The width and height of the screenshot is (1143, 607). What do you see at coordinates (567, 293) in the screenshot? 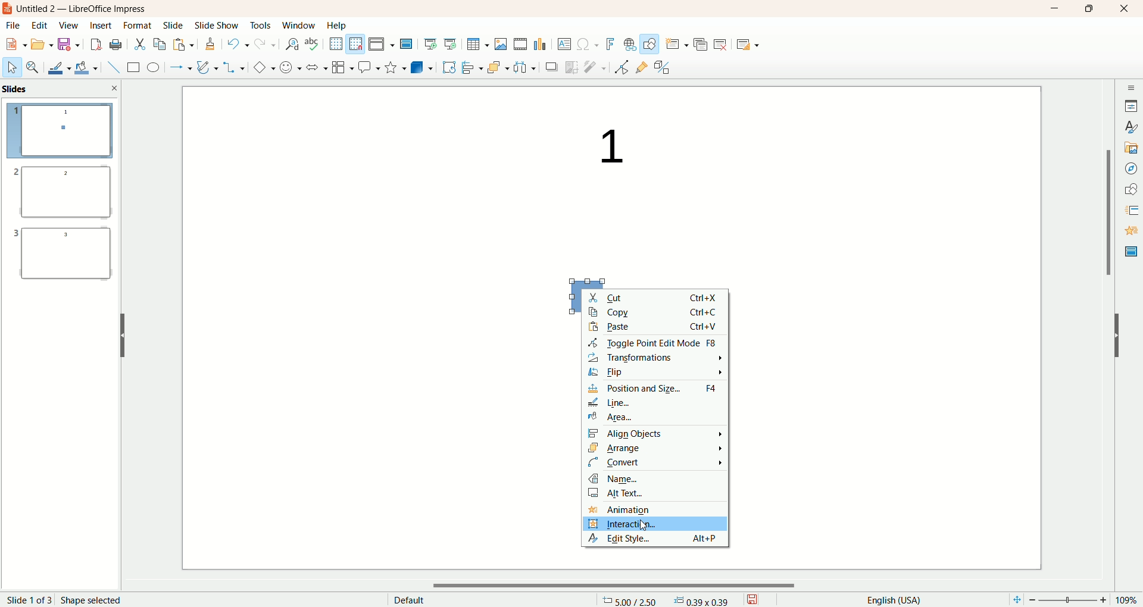
I see `shape` at bounding box center [567, 293].